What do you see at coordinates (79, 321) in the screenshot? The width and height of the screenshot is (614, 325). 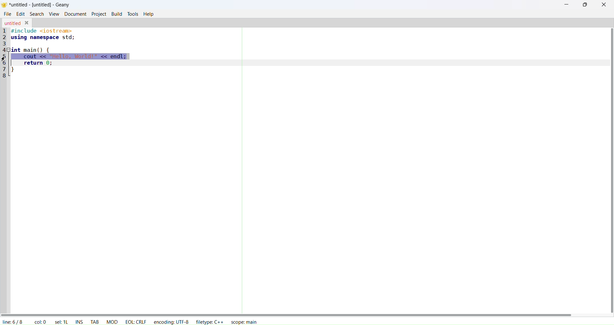 I see `ins` at bounding box center [79, 321].